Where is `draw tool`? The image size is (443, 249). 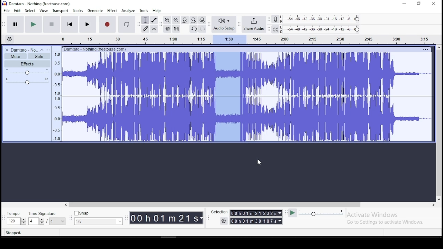 draw tool is located at coordinates (145, 29).